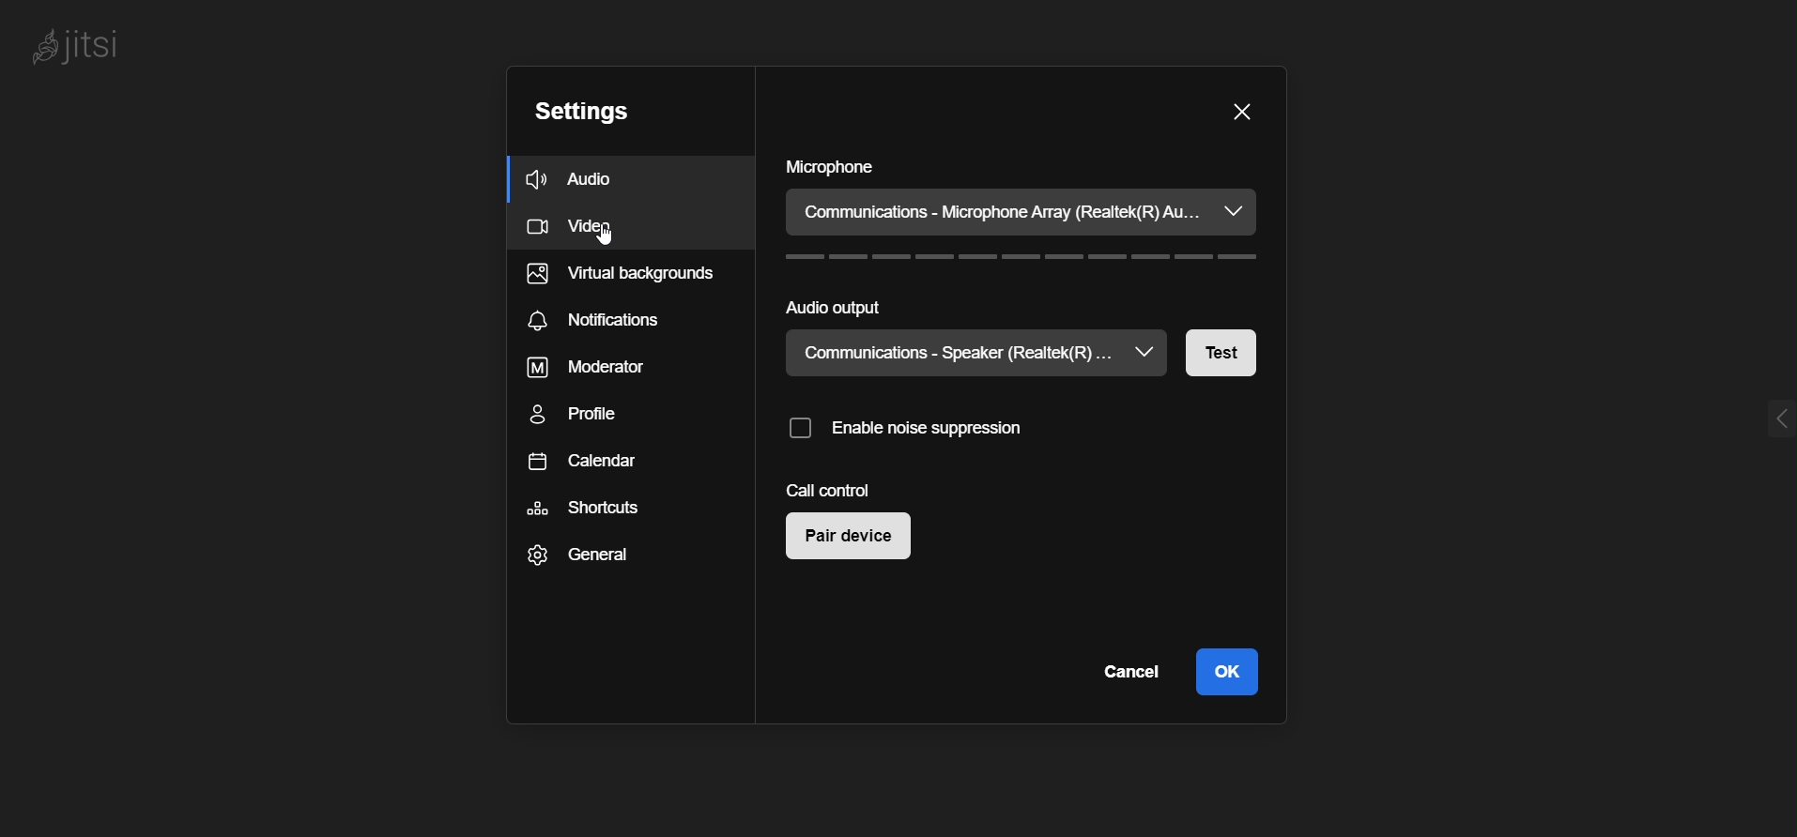  What do you see at coordinates (1006, 212) in the screenshot?
I see `current microphone` at bounding box center [1006, 212].